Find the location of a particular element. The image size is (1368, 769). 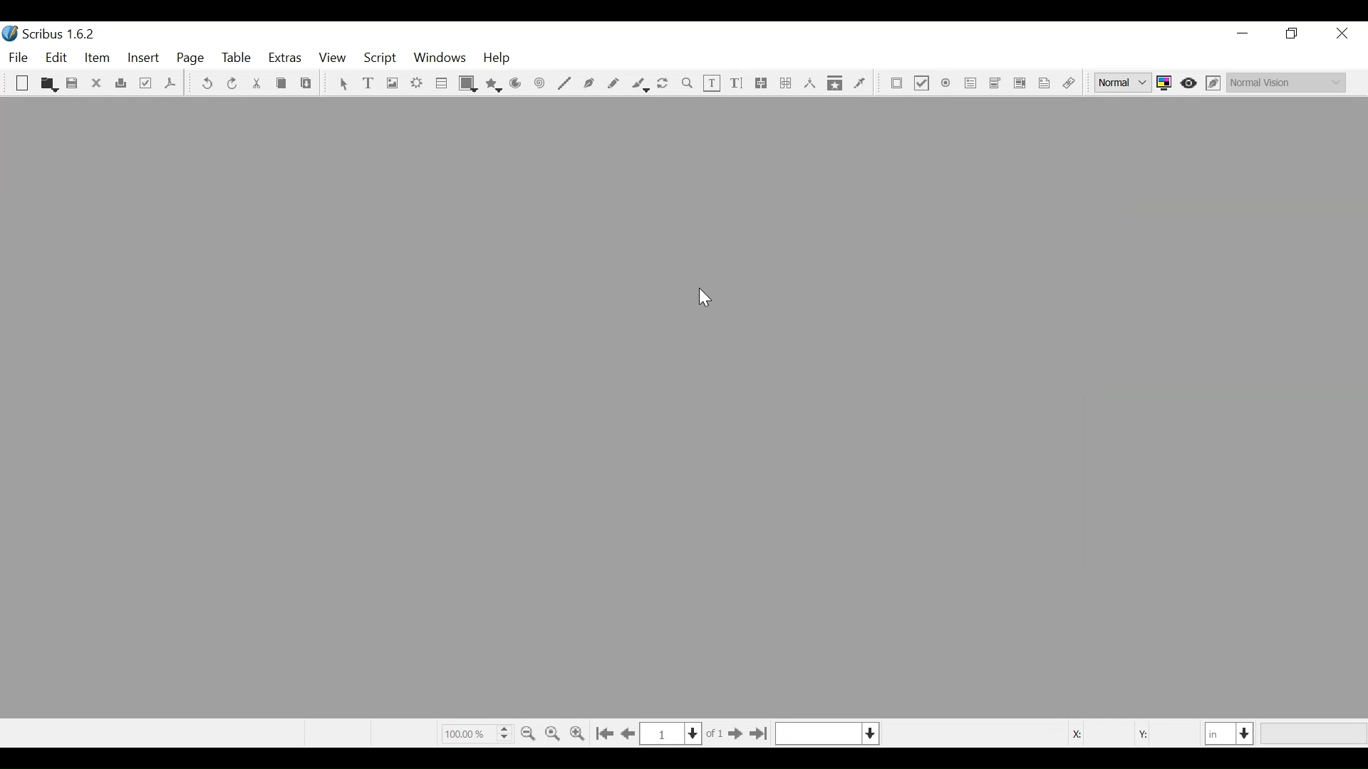

PDF Radio Button is located at coordinates (947, 85).